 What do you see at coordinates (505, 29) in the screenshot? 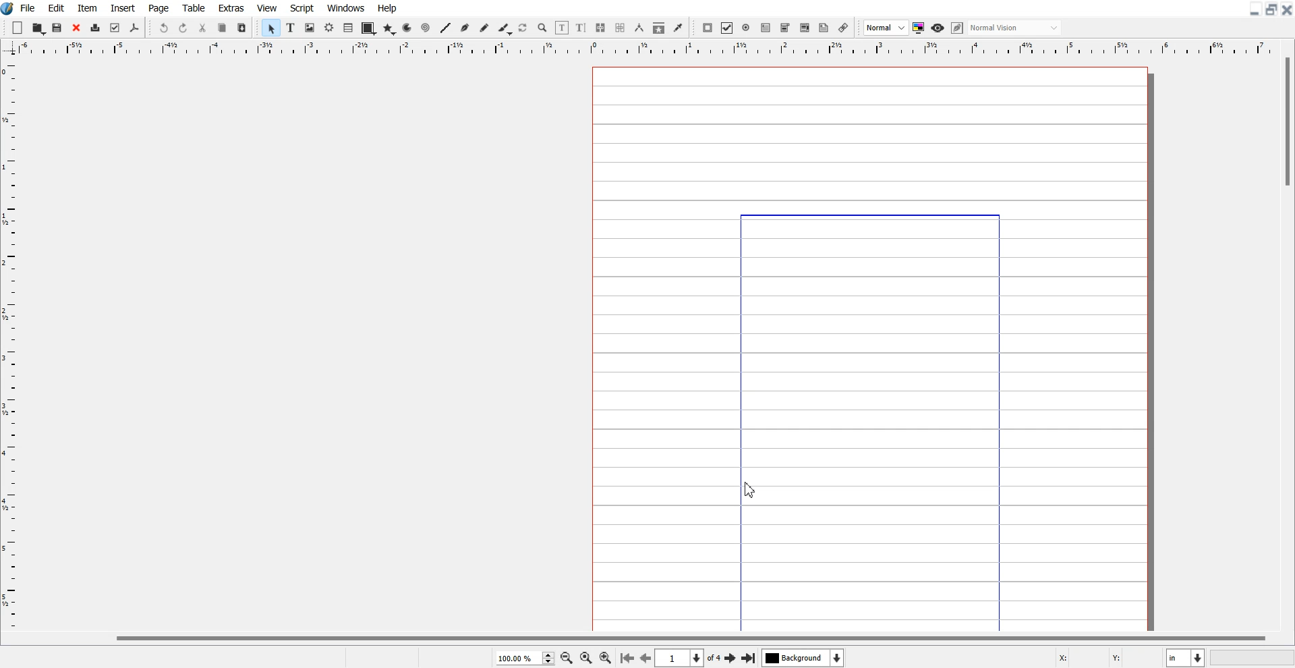
I see `Calligraphic line` at bounding box center [505, 29].